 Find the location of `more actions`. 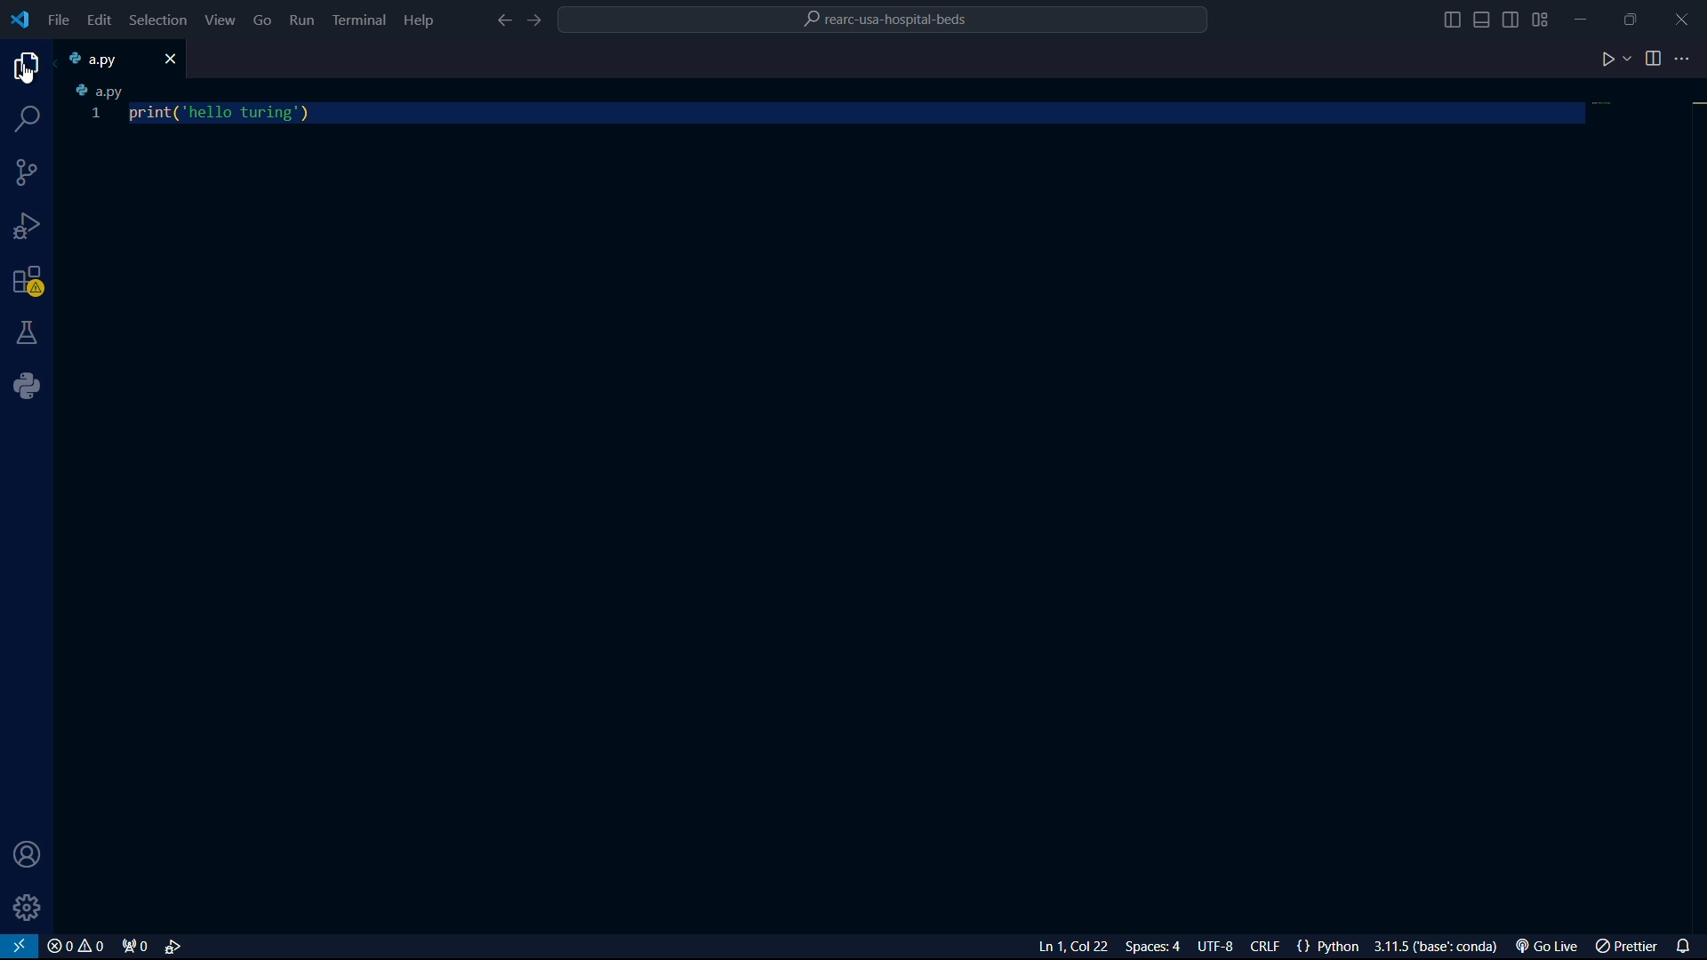

more actions is located at coordinates (1687, 60).